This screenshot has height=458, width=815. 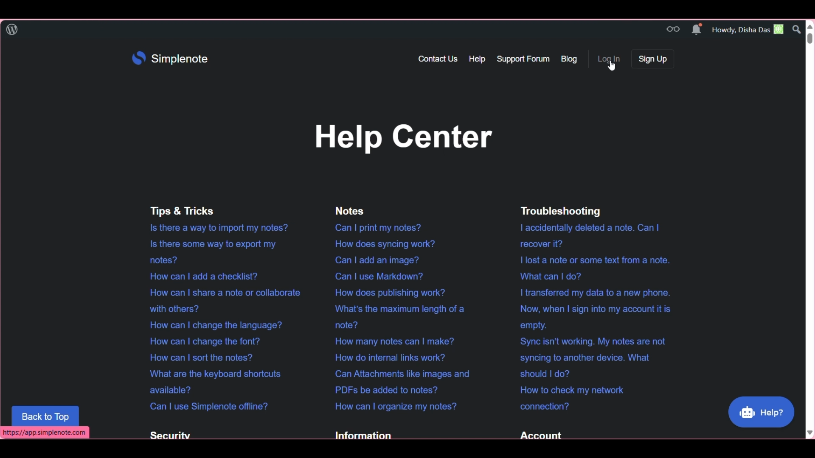 What do you see at coordinates (569, 398) in the screenshot?
I see `How to check my network connection?` at bounding box center [569, 398].